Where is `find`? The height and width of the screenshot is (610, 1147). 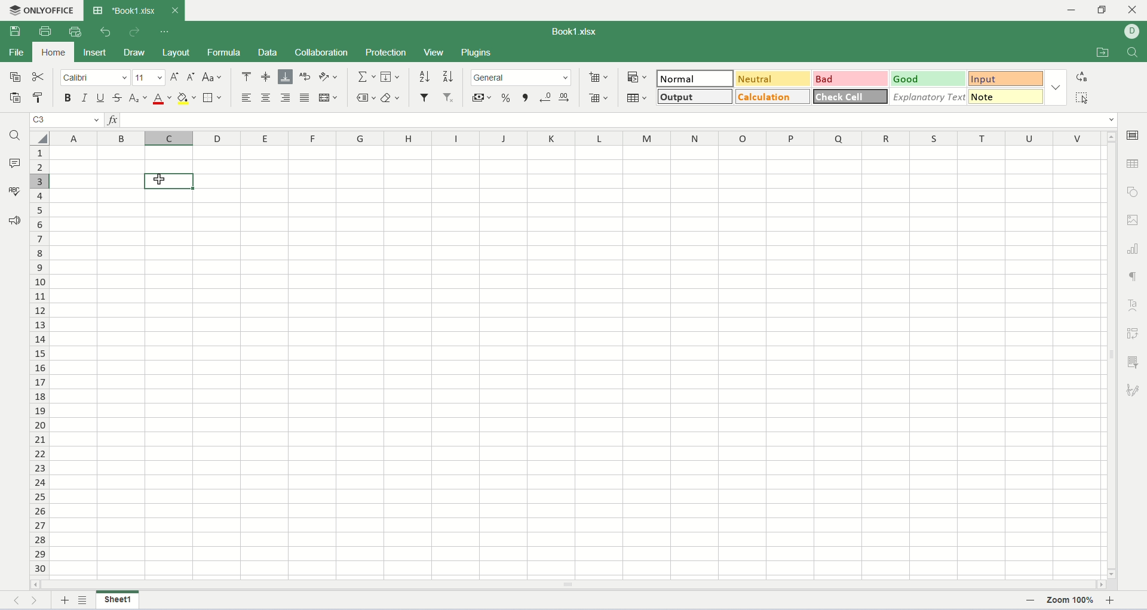 find is located at coordinates (1135, 53).